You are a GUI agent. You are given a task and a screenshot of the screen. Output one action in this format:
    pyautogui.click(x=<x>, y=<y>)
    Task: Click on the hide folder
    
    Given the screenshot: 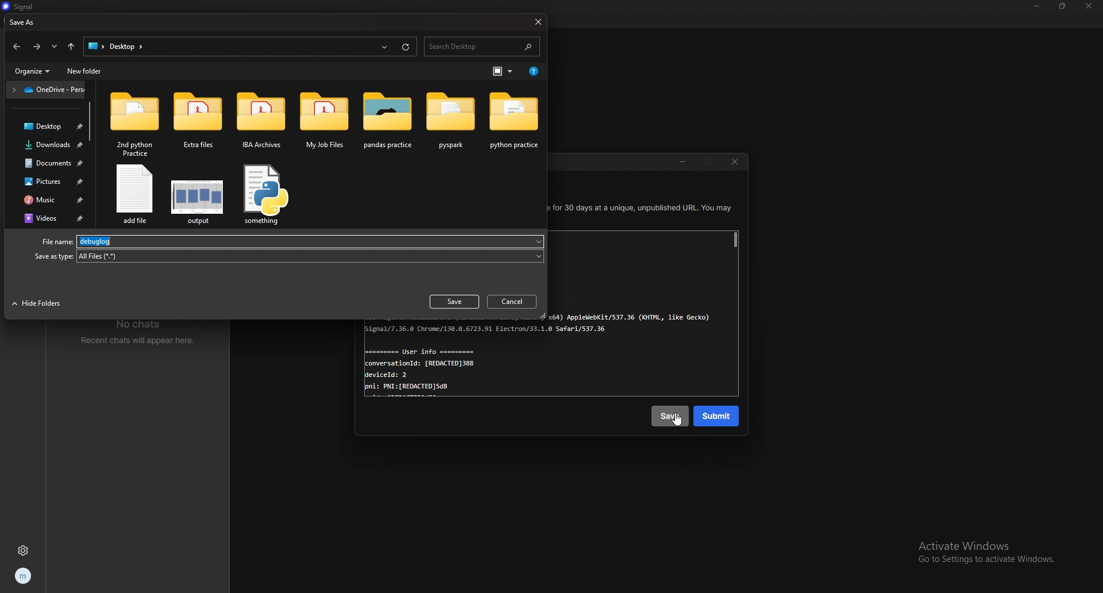 What is the action you would take?
    pyautogui.click(x=37, y=304)
    